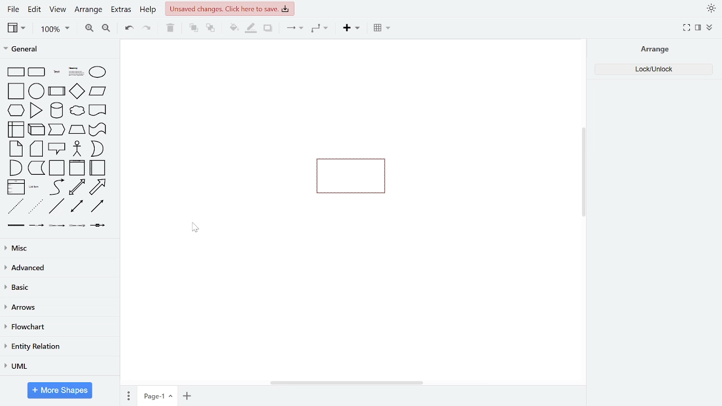 Image resolution: width=722 pixels, height=406 pixels. What do you see at coordinates (15, 72) in the screenshot?
I see `rectangle` at bounding box center [15, 72].